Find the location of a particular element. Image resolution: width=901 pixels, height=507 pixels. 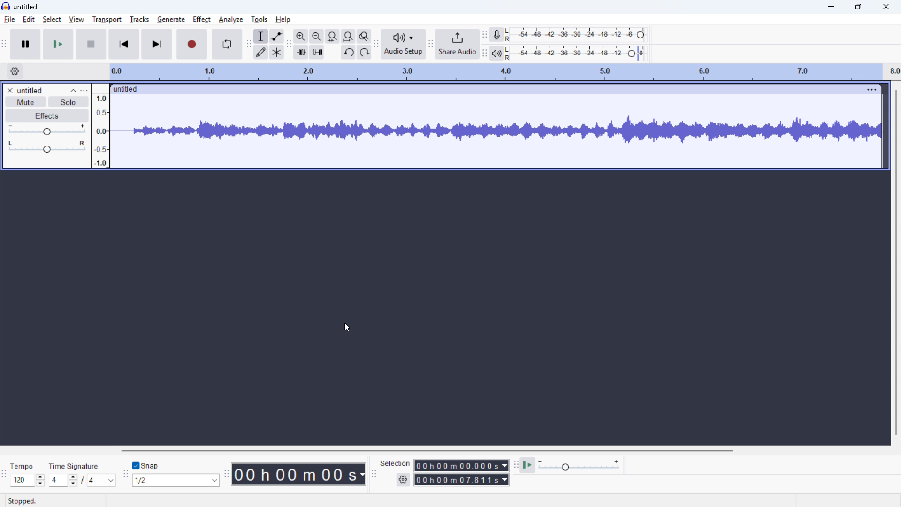

Maximise  is located at coordinates (858, 7).